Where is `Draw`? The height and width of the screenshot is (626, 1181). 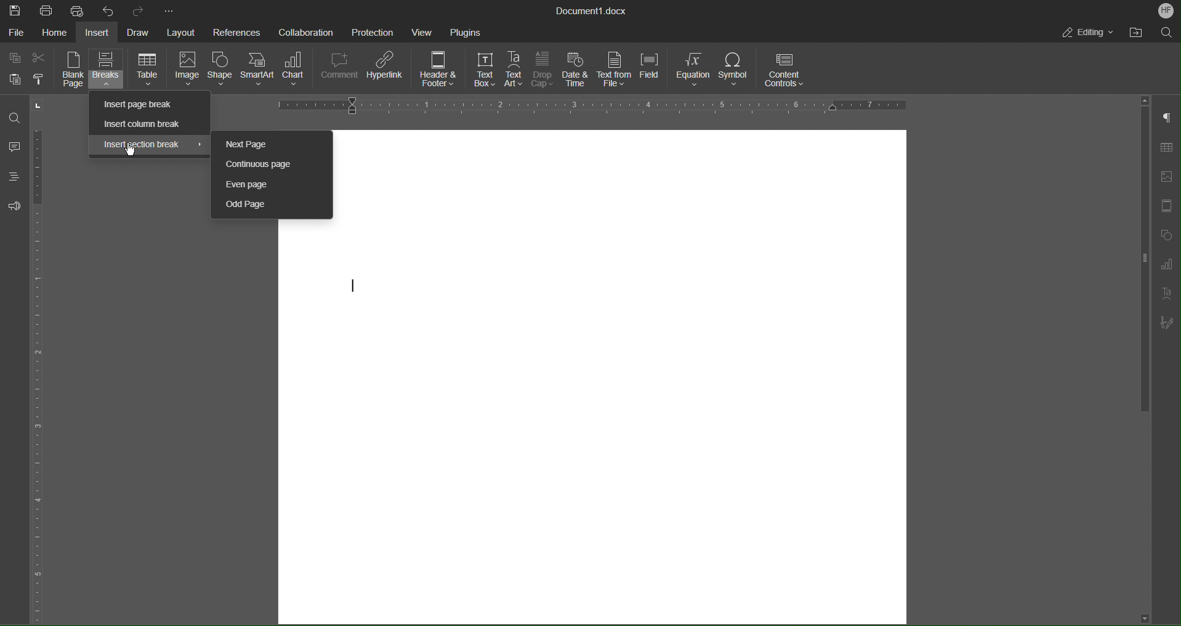 Draw is located at coordinates (140, 31).